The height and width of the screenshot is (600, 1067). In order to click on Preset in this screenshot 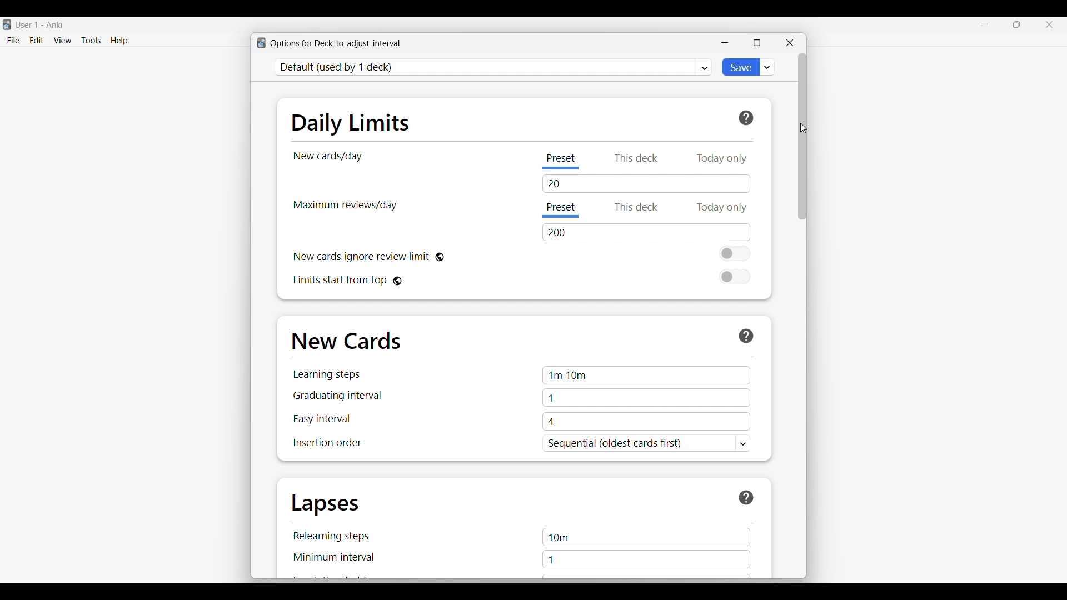, I will do `click(562, 211)`.